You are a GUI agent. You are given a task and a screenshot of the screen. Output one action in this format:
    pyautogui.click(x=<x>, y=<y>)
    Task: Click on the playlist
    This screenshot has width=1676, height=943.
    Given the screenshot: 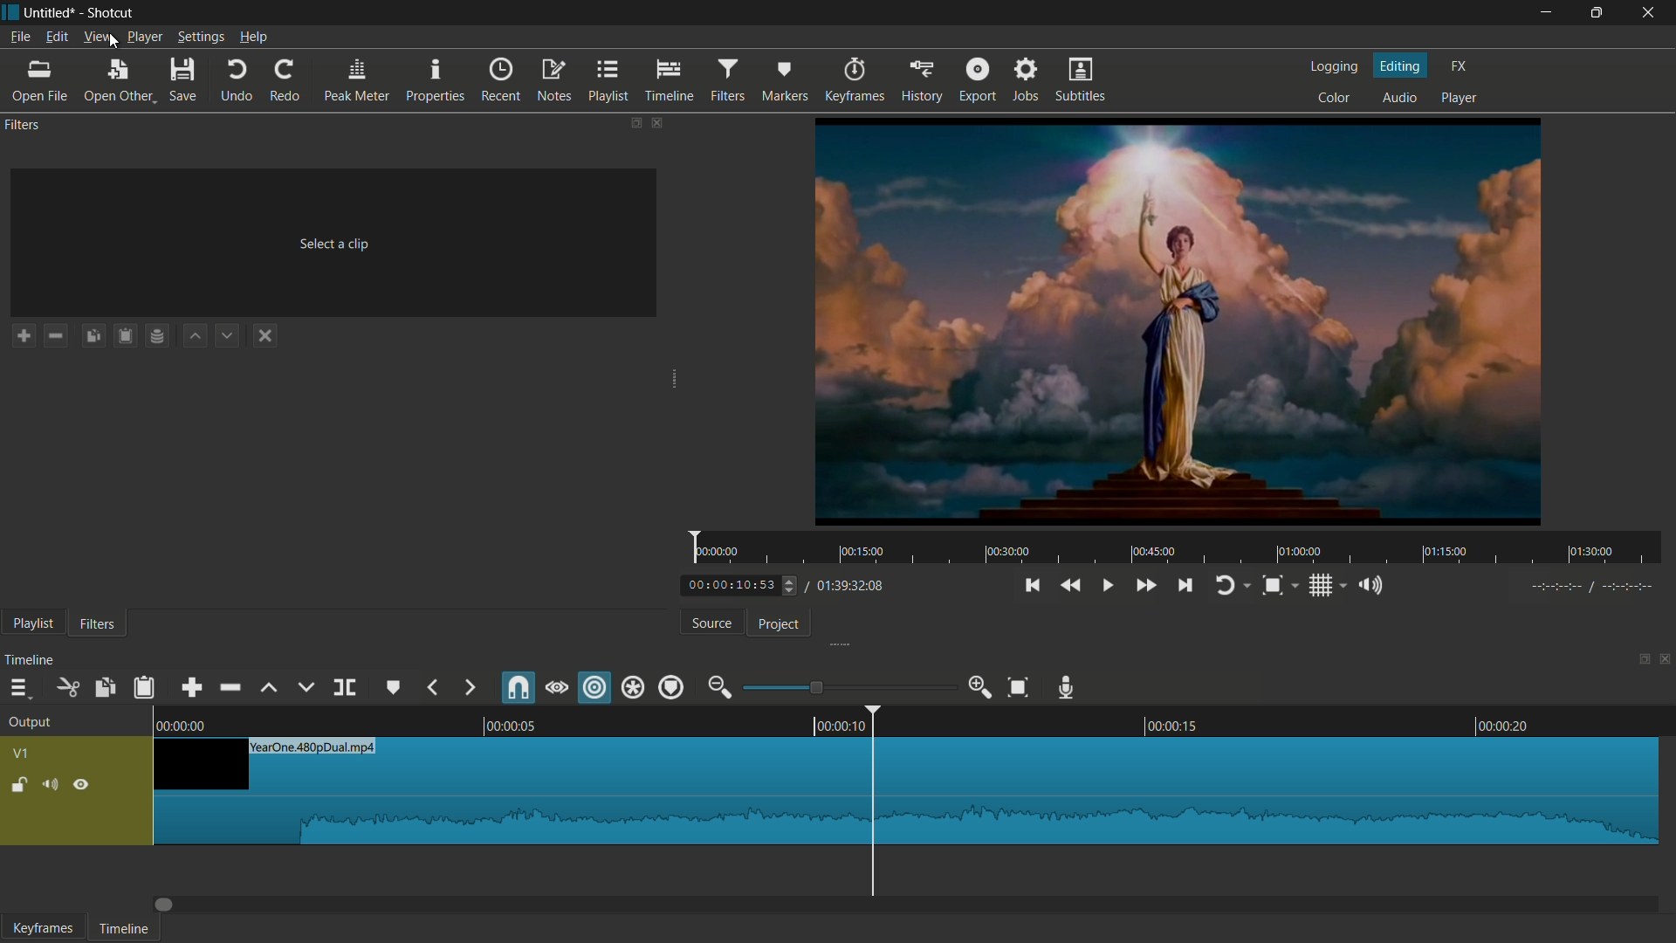 What is the action you would take?
    pyautogui.click(x=608, y=81)
    